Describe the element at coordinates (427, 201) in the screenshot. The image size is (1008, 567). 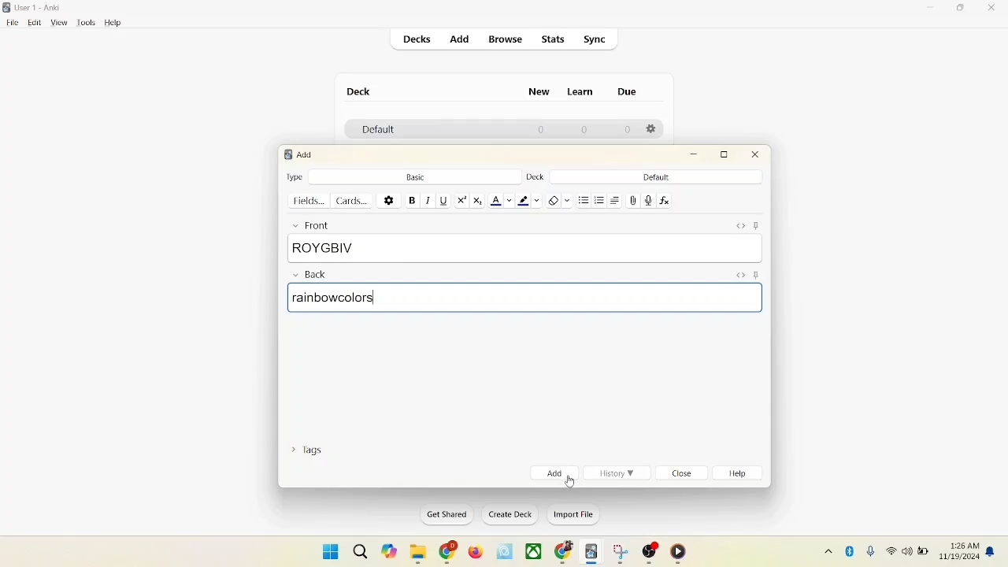
I see `italics` at that location.